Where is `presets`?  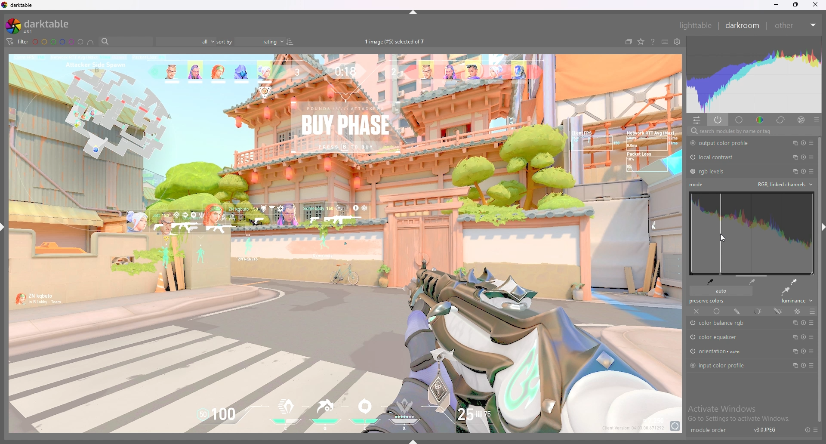 presets is located at coordinates (811, 323).